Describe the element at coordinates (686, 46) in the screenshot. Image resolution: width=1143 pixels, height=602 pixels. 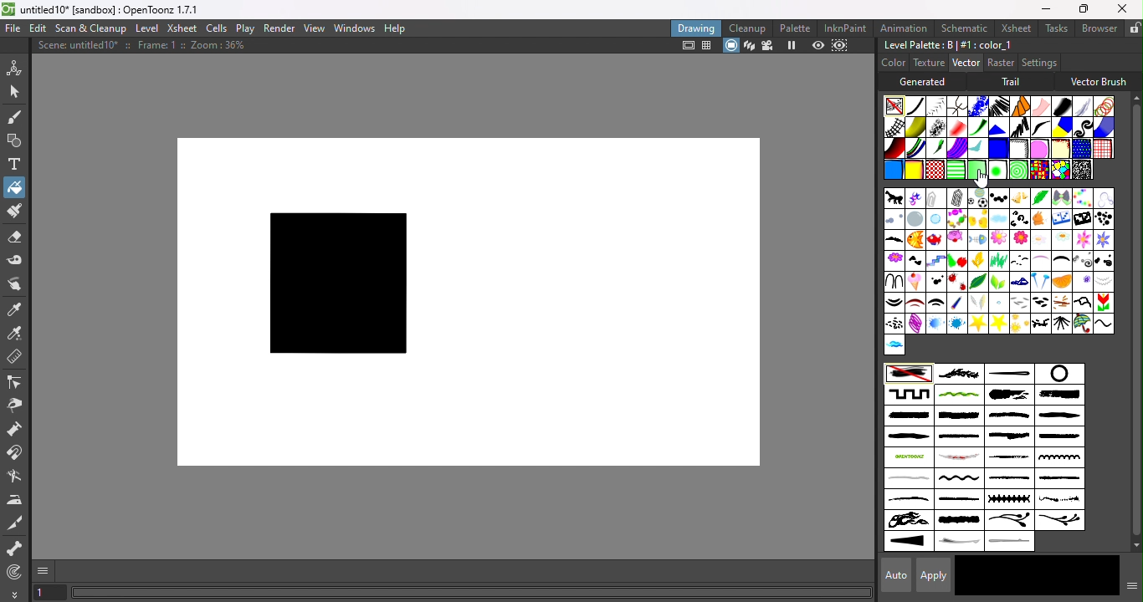
I see `Safe area` at that location.